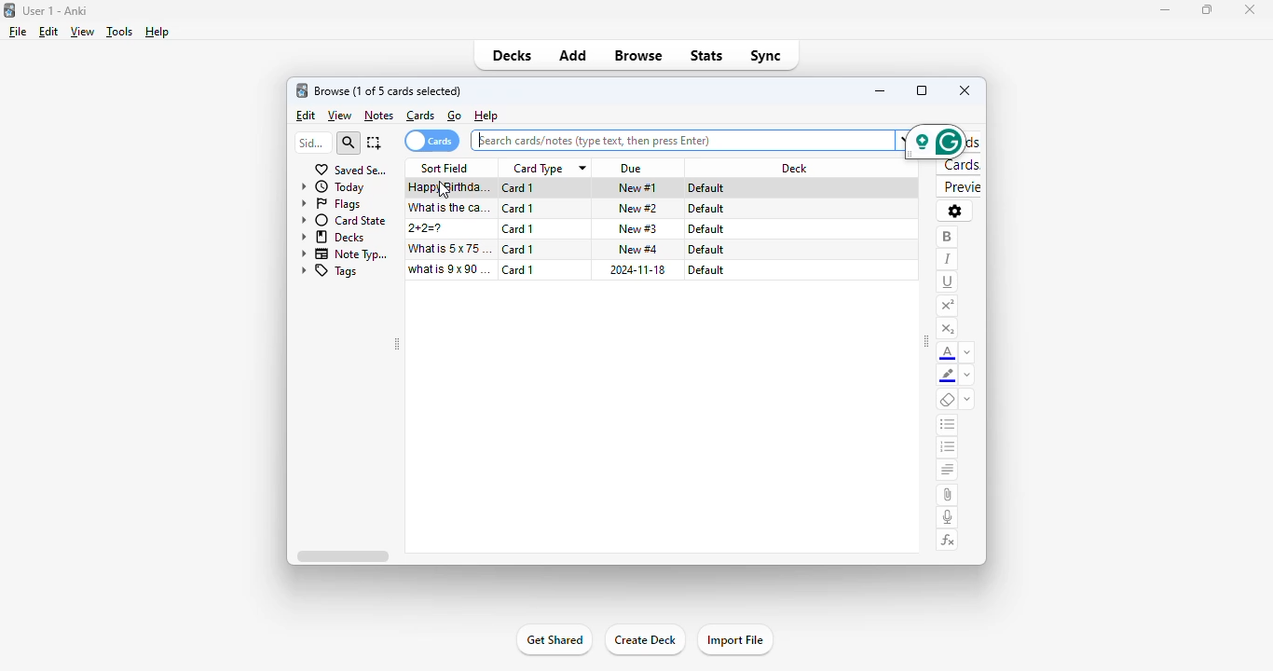 This screenshot has width=1273, height=671. Describe the element at coordinates (450, 248) in the screenshot. I see `what is 5x75=?` at that location.